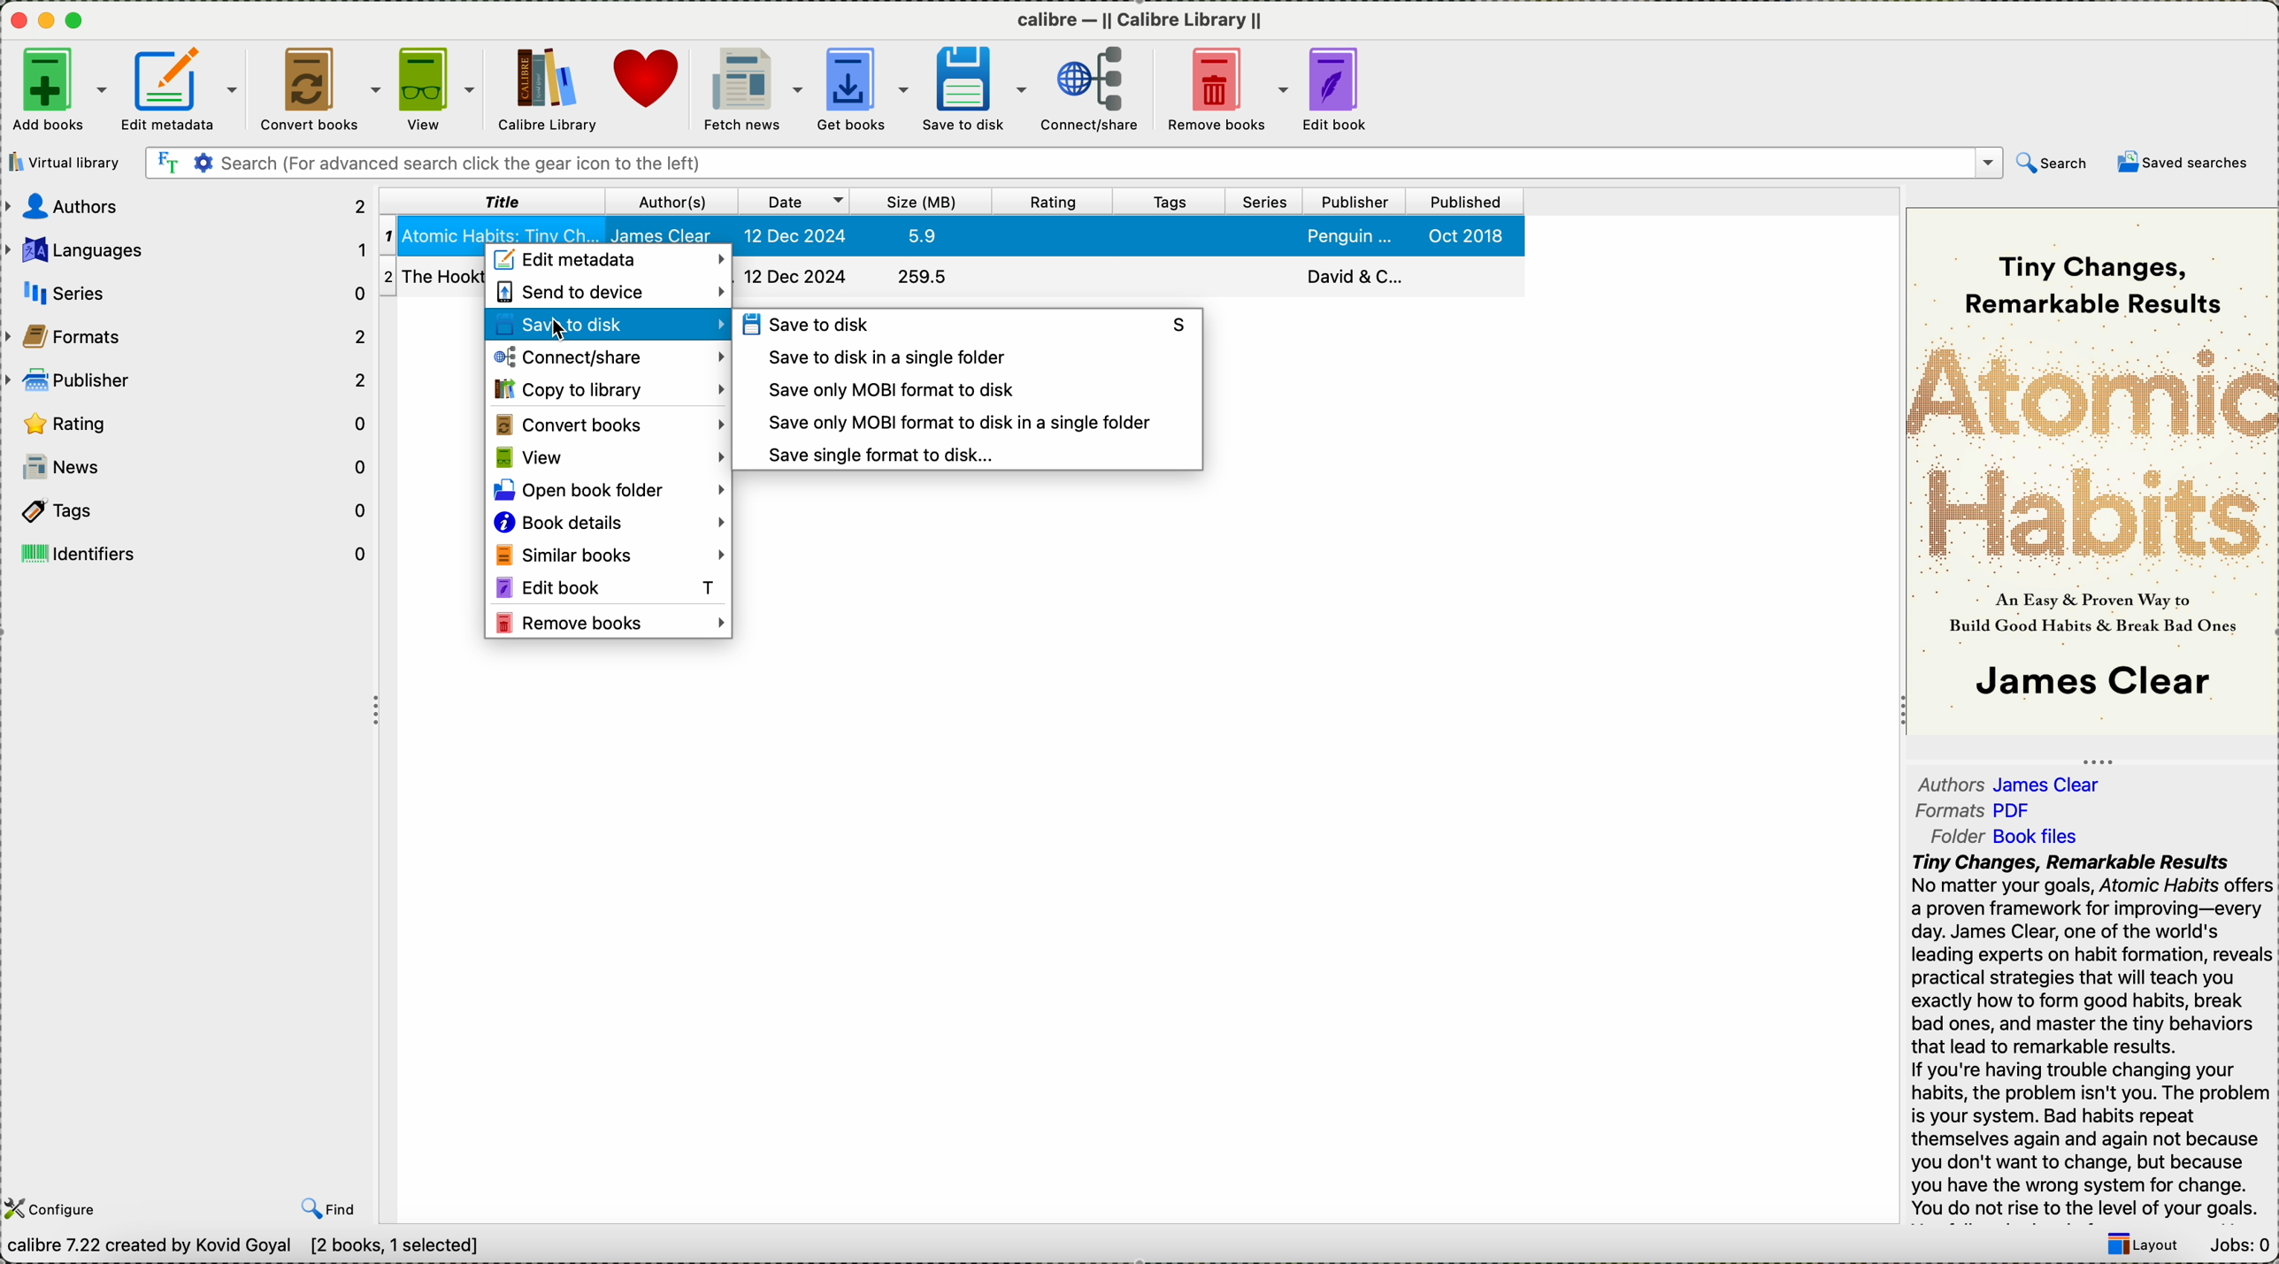  Describe the element at coordinates (57, 1208) in the screenshot. I see `configure` at that location.